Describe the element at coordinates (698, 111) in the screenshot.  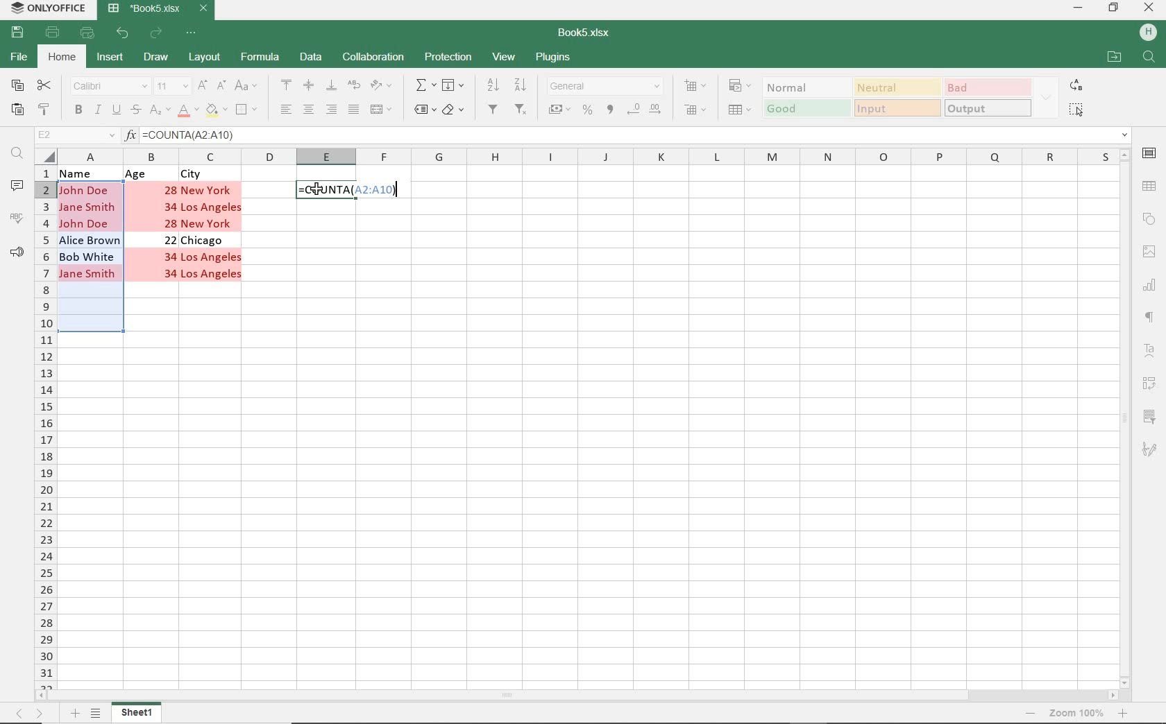
I see `DELETE CELLS` at that location.